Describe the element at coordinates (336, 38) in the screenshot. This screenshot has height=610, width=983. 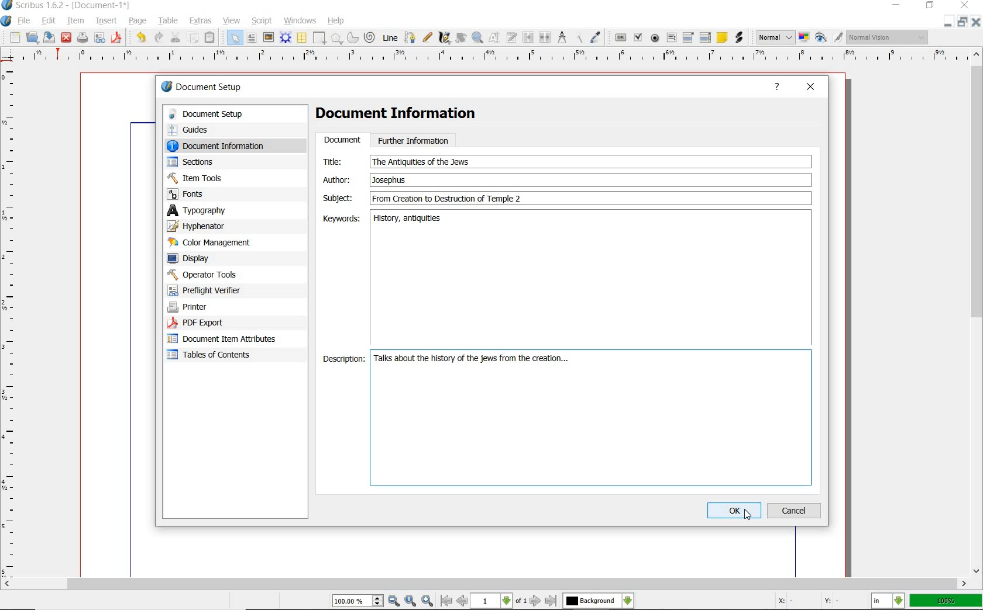
I see `shape` at that location.